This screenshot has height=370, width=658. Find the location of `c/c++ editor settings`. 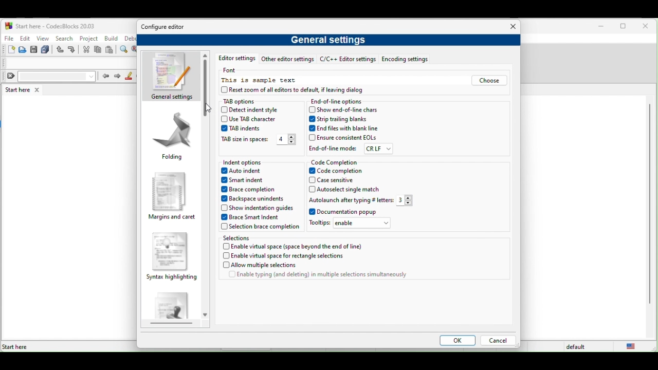

c/c++ editor settings is located at coordinates (348, 60).